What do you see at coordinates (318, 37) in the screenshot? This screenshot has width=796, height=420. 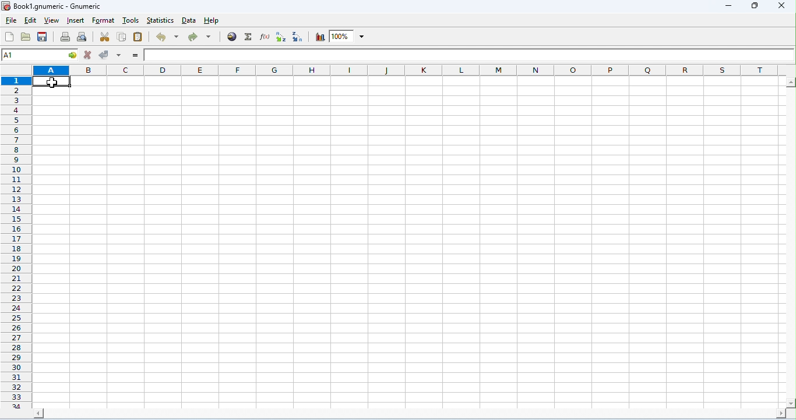 I see `chart` at bounding box center [318, 37].